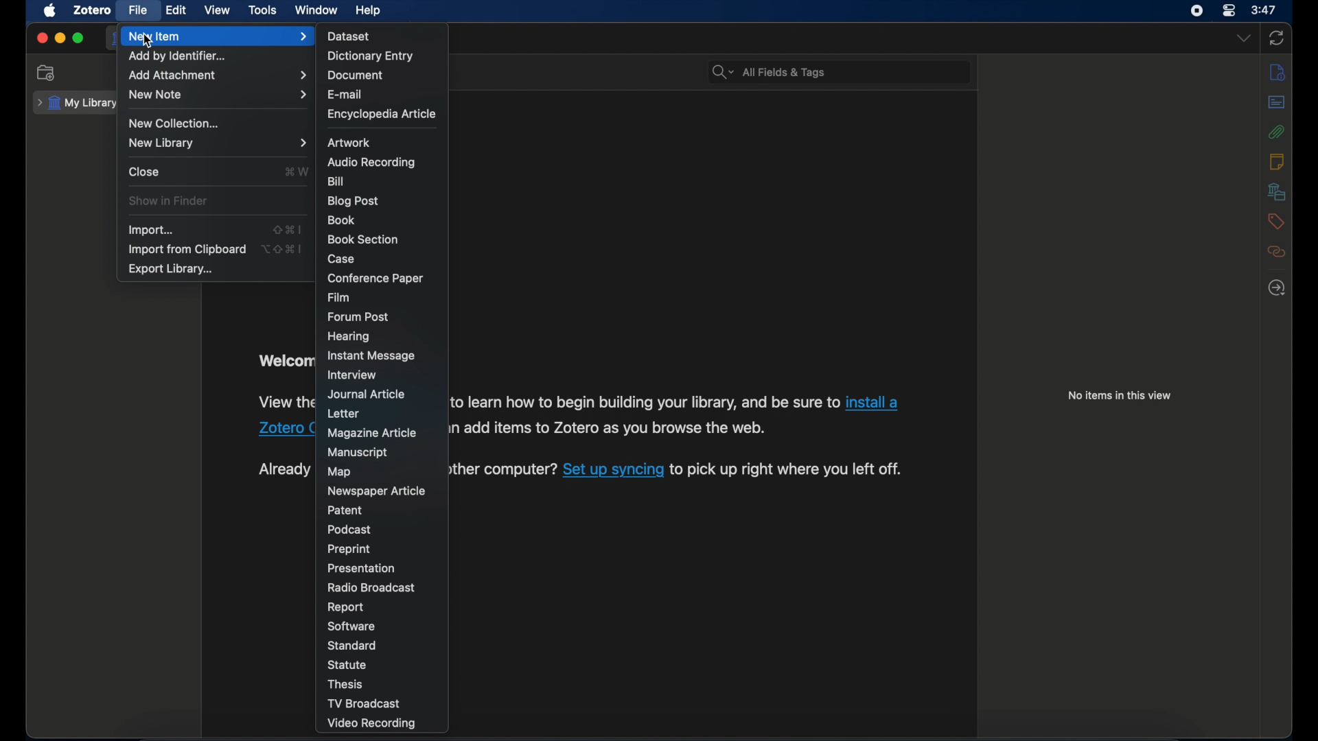  What do you see at coordinates (218, 36) in the screenshot?
I see `new item` at bounding box center [218, 36].